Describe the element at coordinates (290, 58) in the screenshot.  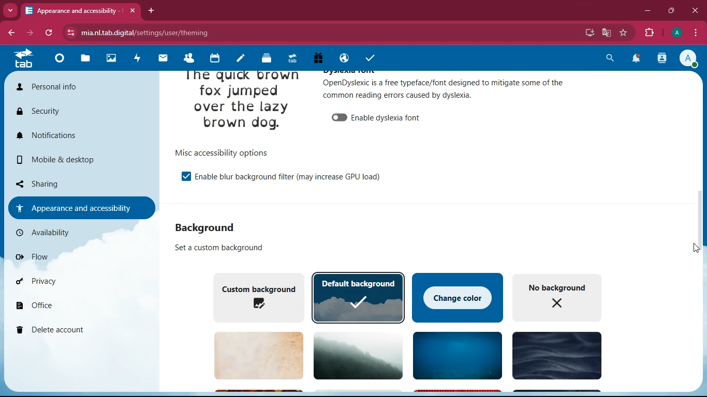
I see `tab` at that location.